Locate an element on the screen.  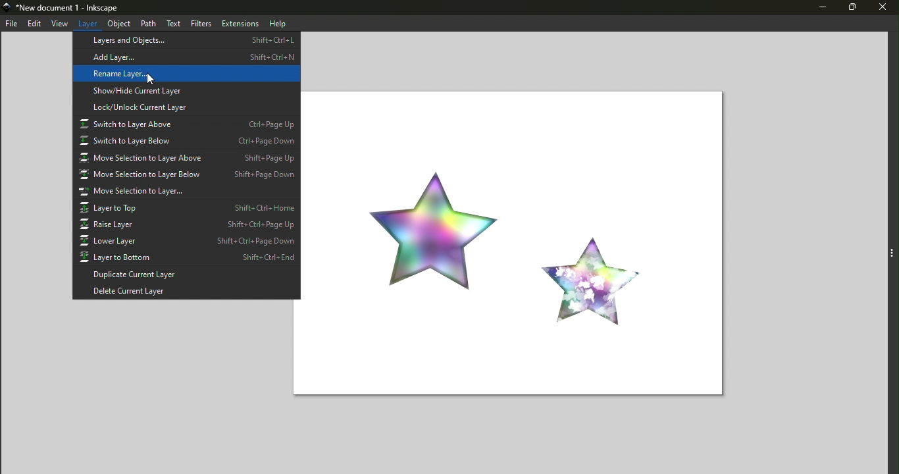
maximize is located at coordinates (856, 9).